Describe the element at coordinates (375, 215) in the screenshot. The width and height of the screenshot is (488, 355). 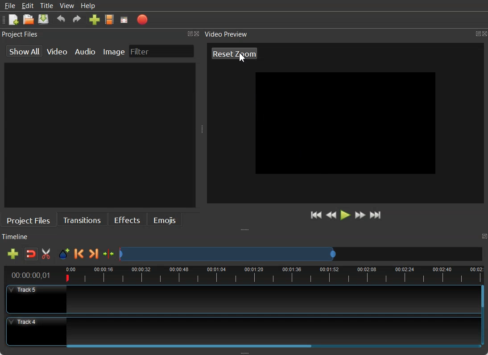
I see `Jump to End` at that location.